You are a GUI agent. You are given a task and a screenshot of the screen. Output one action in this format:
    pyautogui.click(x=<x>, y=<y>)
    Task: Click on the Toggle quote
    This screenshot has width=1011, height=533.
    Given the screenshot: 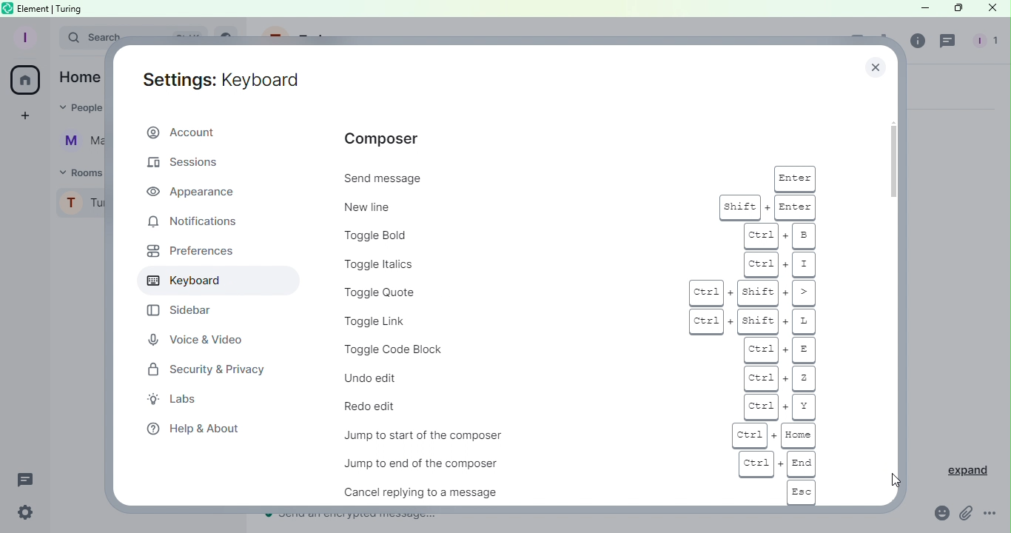 What is the action you would take?
    pyautogui.click(x=501, y=294)
    